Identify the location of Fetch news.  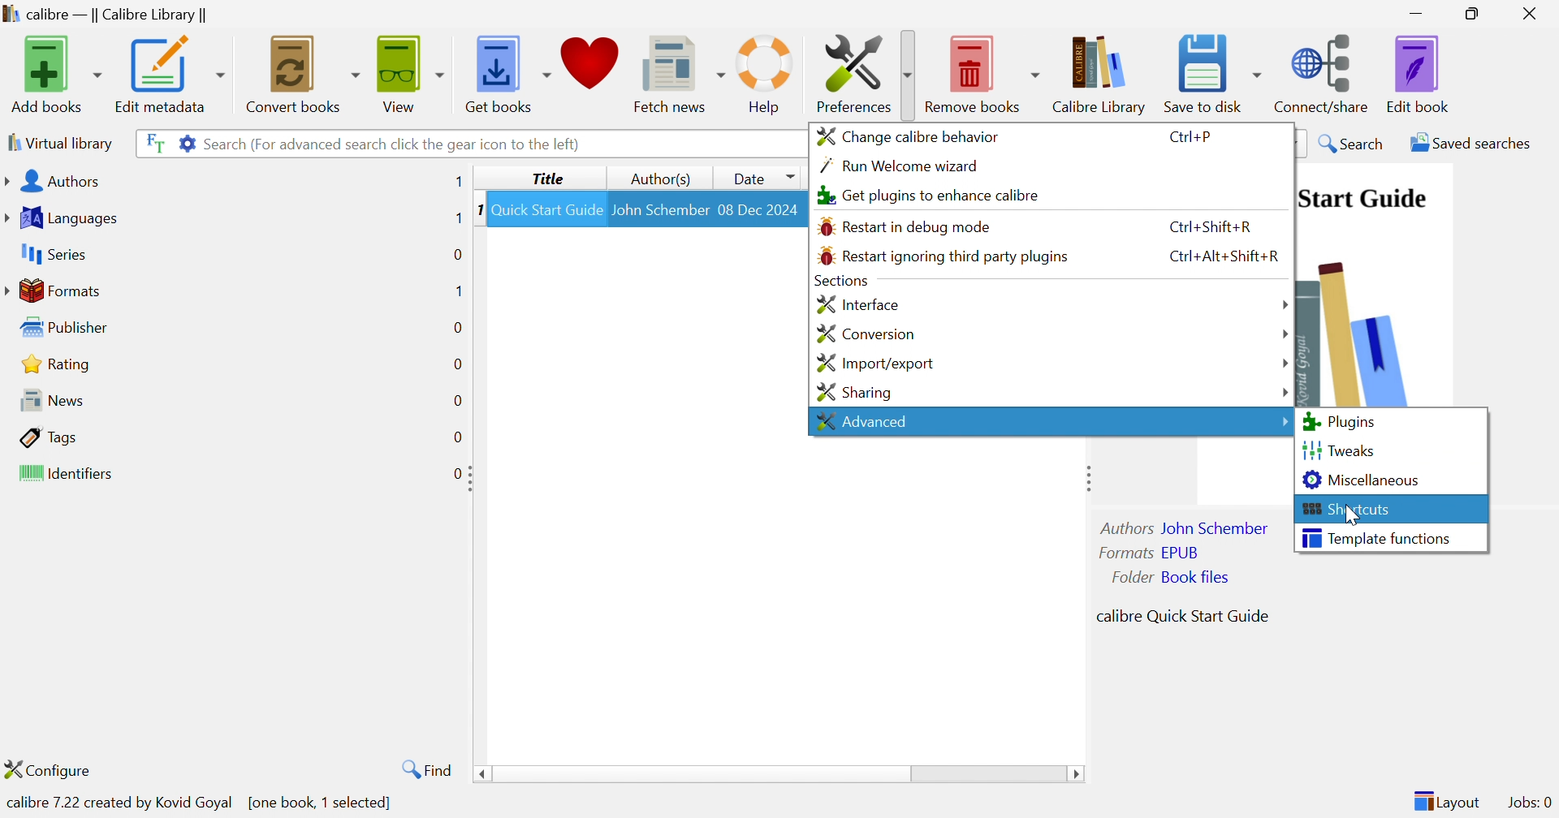
(681, 71).